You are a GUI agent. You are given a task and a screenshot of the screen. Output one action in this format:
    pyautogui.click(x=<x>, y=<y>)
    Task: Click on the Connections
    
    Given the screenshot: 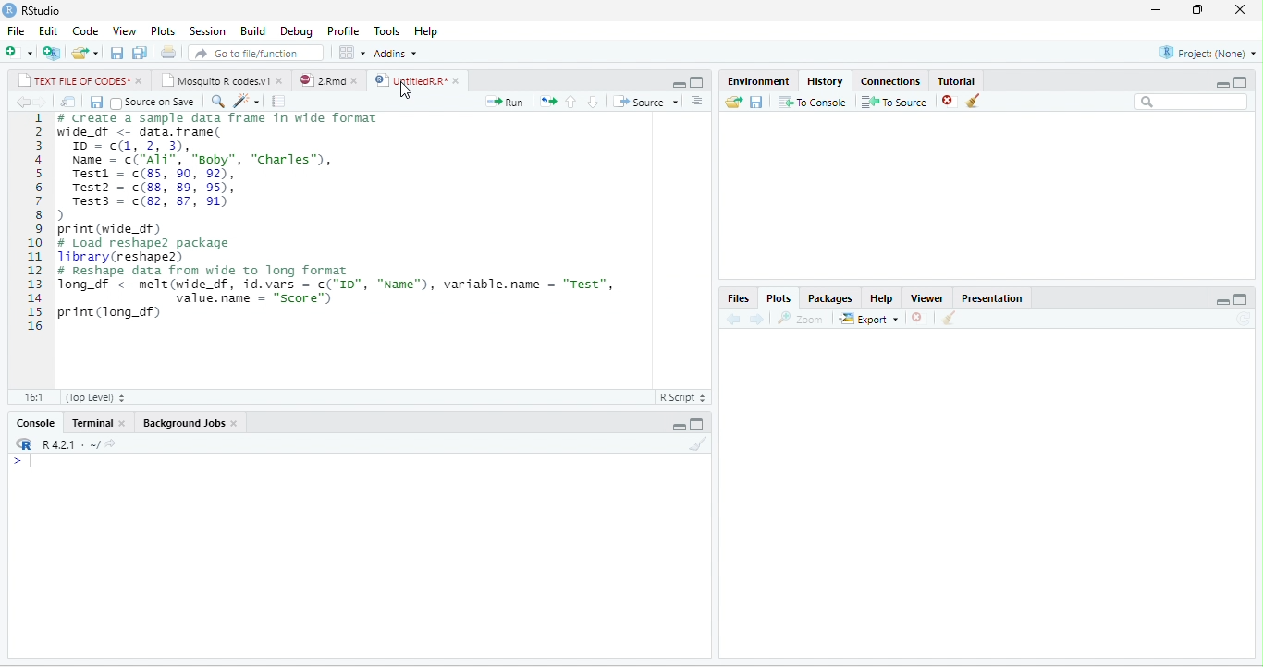 What is the action you would take?
    pyautogui.click(x=890, y=81)
    